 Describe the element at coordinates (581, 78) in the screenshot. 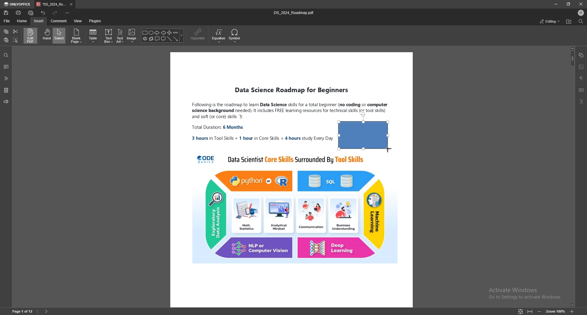

I see `paragraph` at that location.